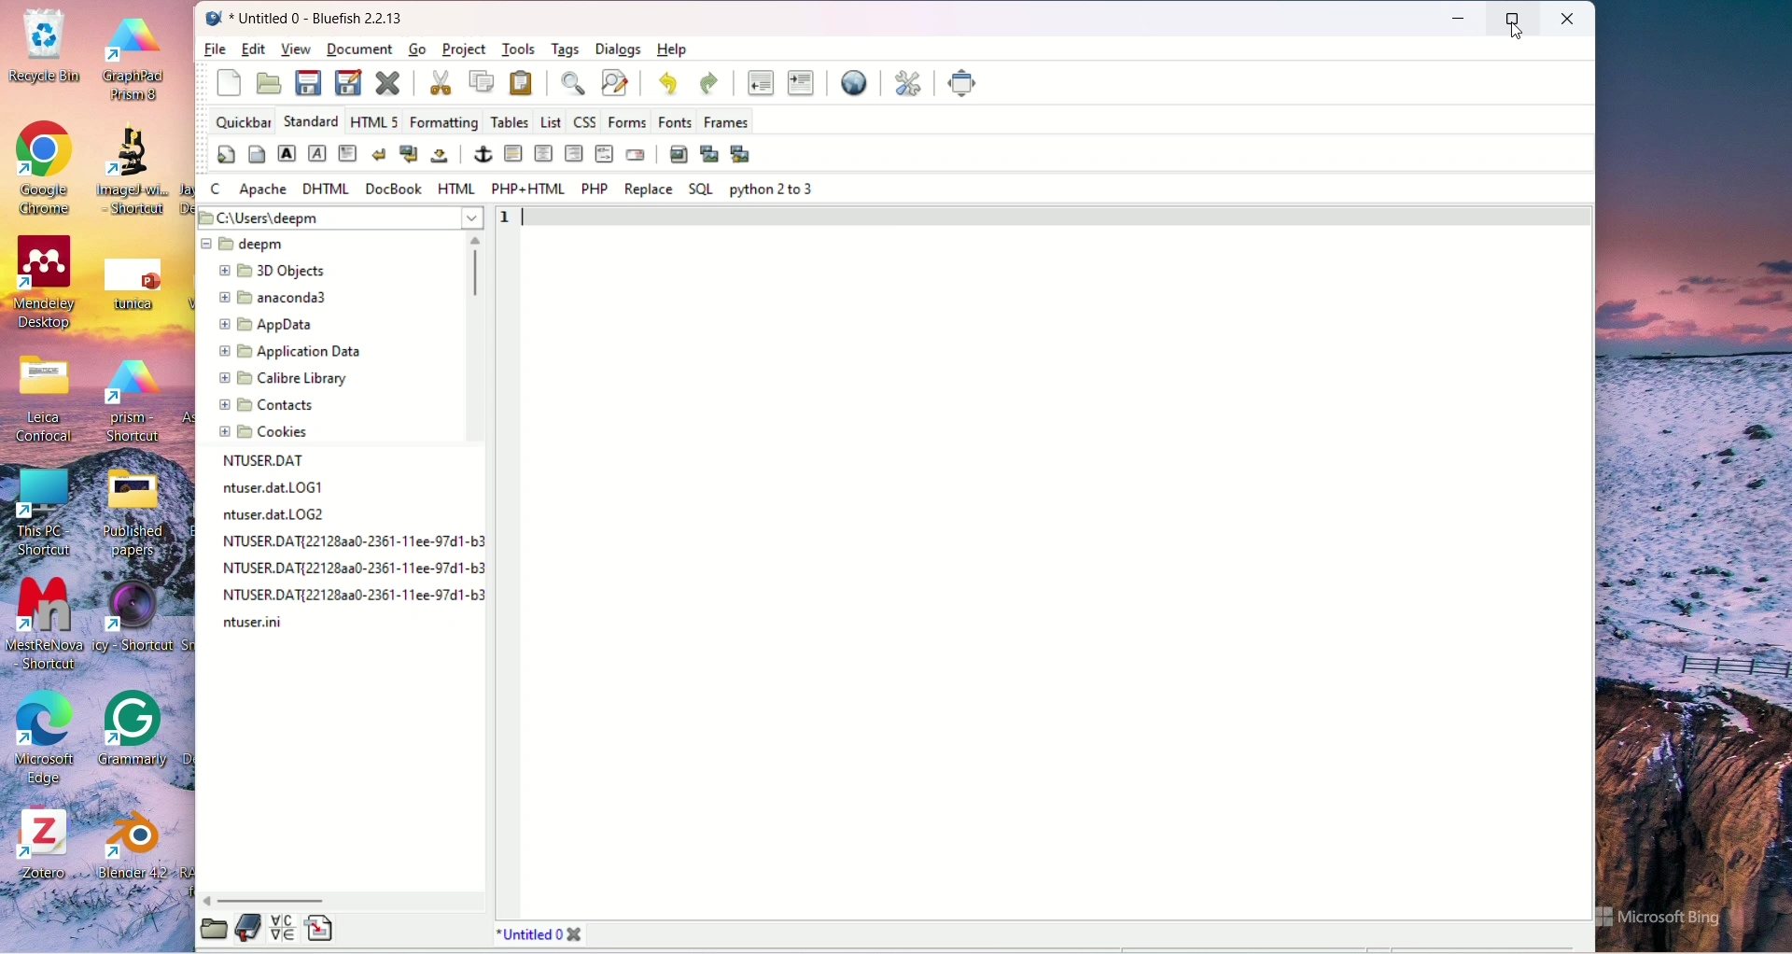  I want to click on icy shortcut, so click(144, 628).